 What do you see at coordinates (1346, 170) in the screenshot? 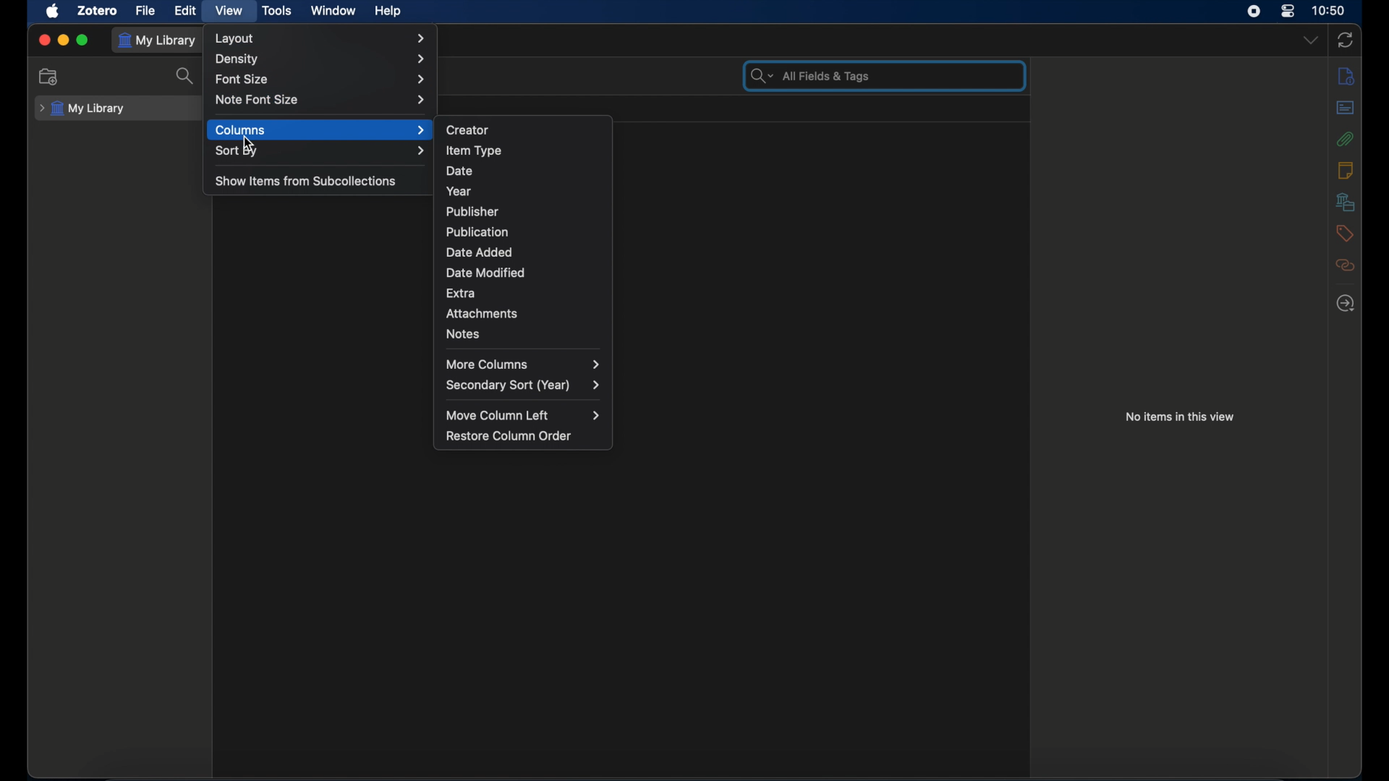
I see `notes` at bounding box center [1346, 170].